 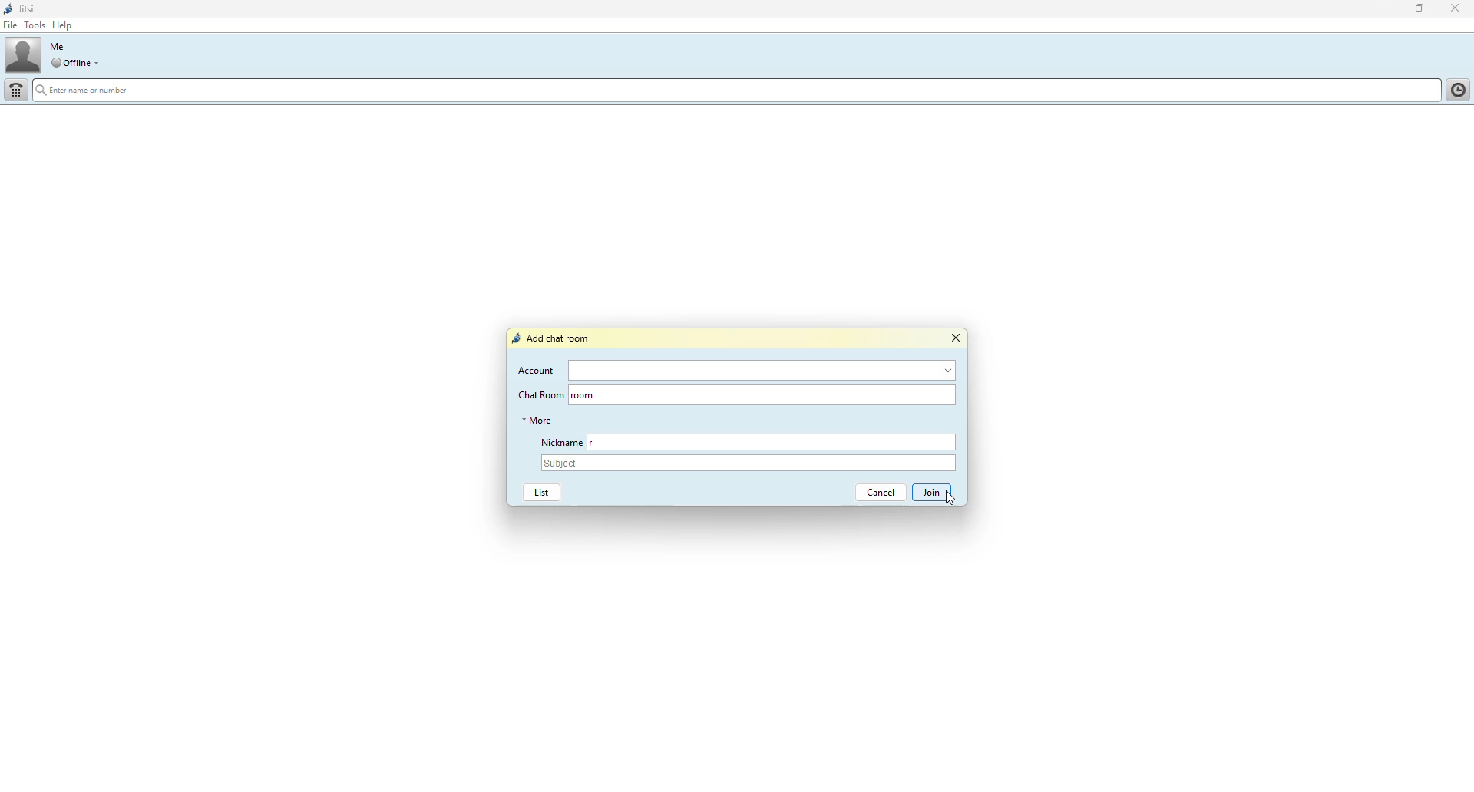 What do you see at coordinates (558, 441) in the screenshot?
I see `nickname` at bounding box center [558, 441].